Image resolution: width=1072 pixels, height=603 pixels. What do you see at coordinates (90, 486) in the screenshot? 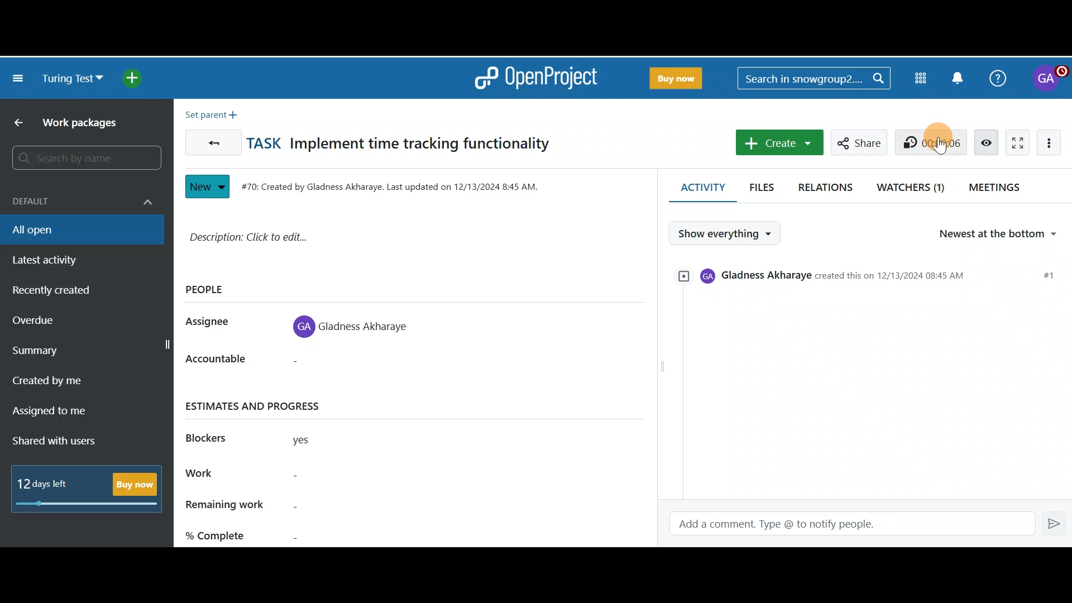
I see `12 days left - Buy Now` at bounding box center [90, 486].